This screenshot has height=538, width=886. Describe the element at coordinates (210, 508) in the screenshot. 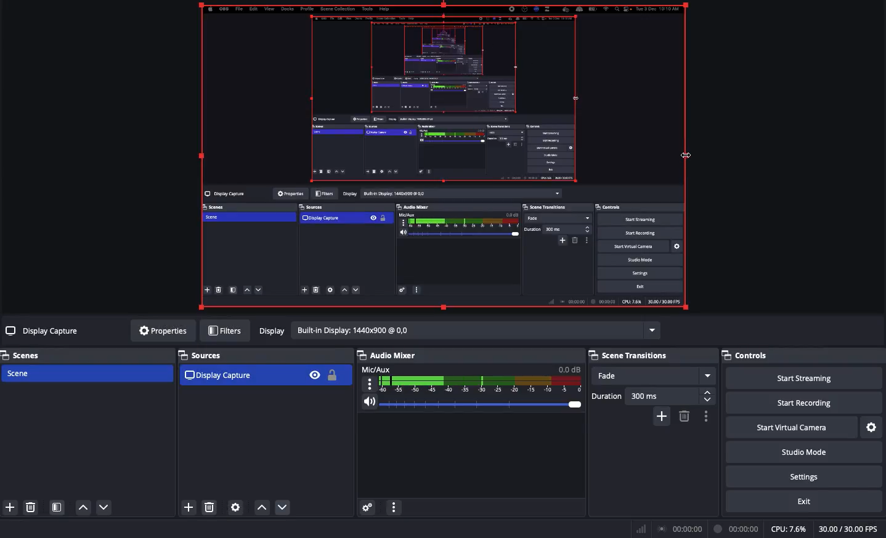

I see `Delete` at that location.